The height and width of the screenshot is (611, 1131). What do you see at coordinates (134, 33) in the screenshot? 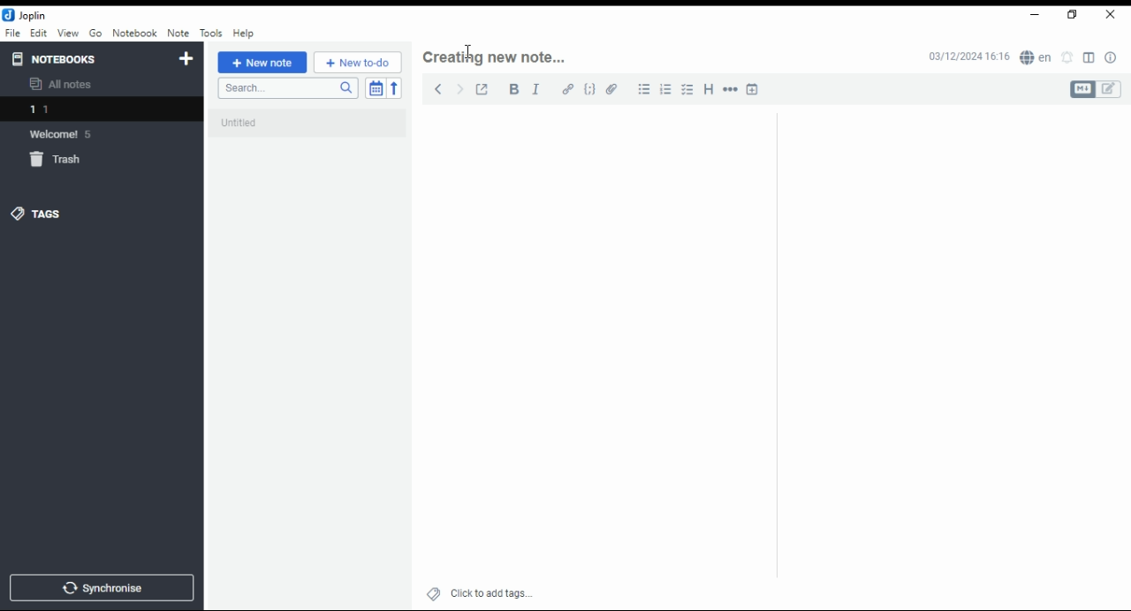
I see `notebook` at bounding box center [134, 33].